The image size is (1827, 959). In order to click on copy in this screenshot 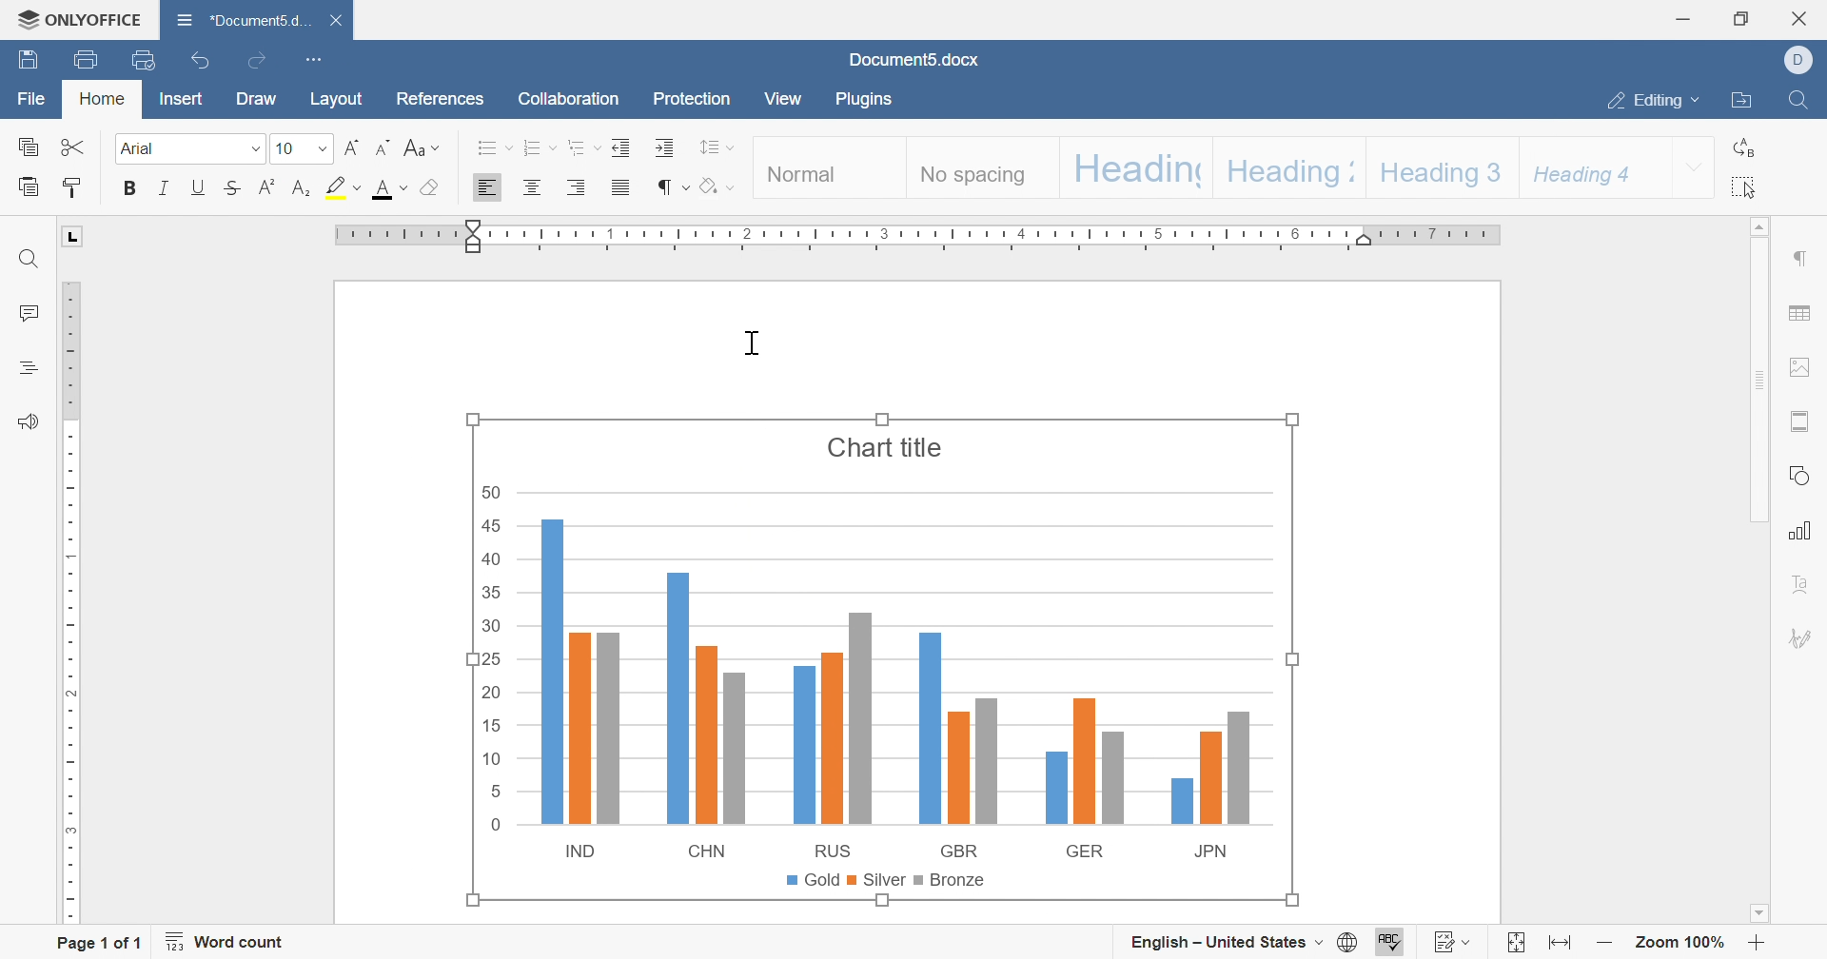, I will do `click(27, 146)`.